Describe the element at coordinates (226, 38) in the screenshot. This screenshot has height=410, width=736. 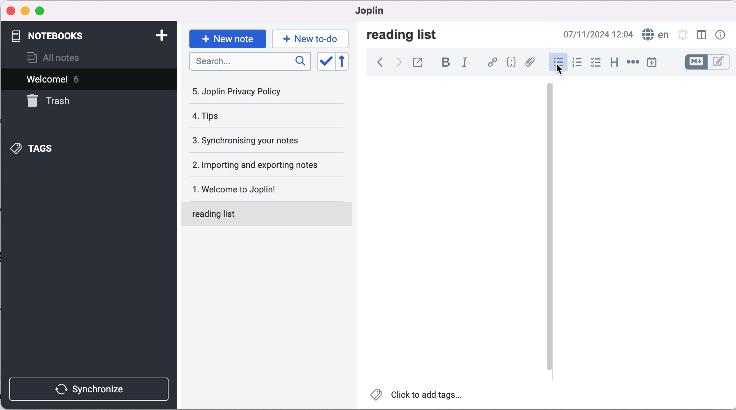
I see `new note` at that location.